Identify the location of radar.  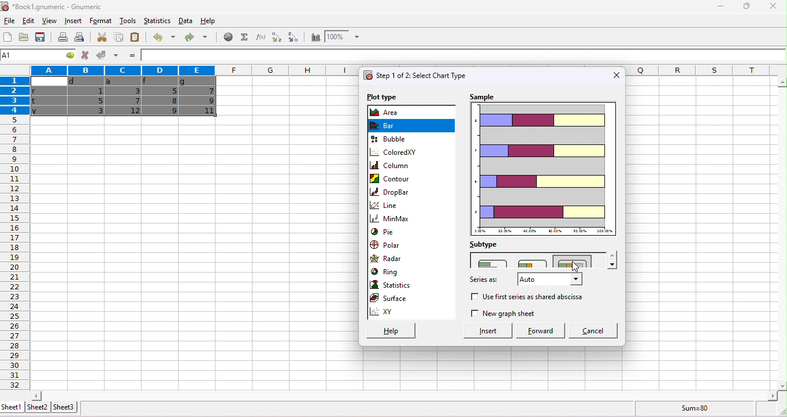
(388, 260).